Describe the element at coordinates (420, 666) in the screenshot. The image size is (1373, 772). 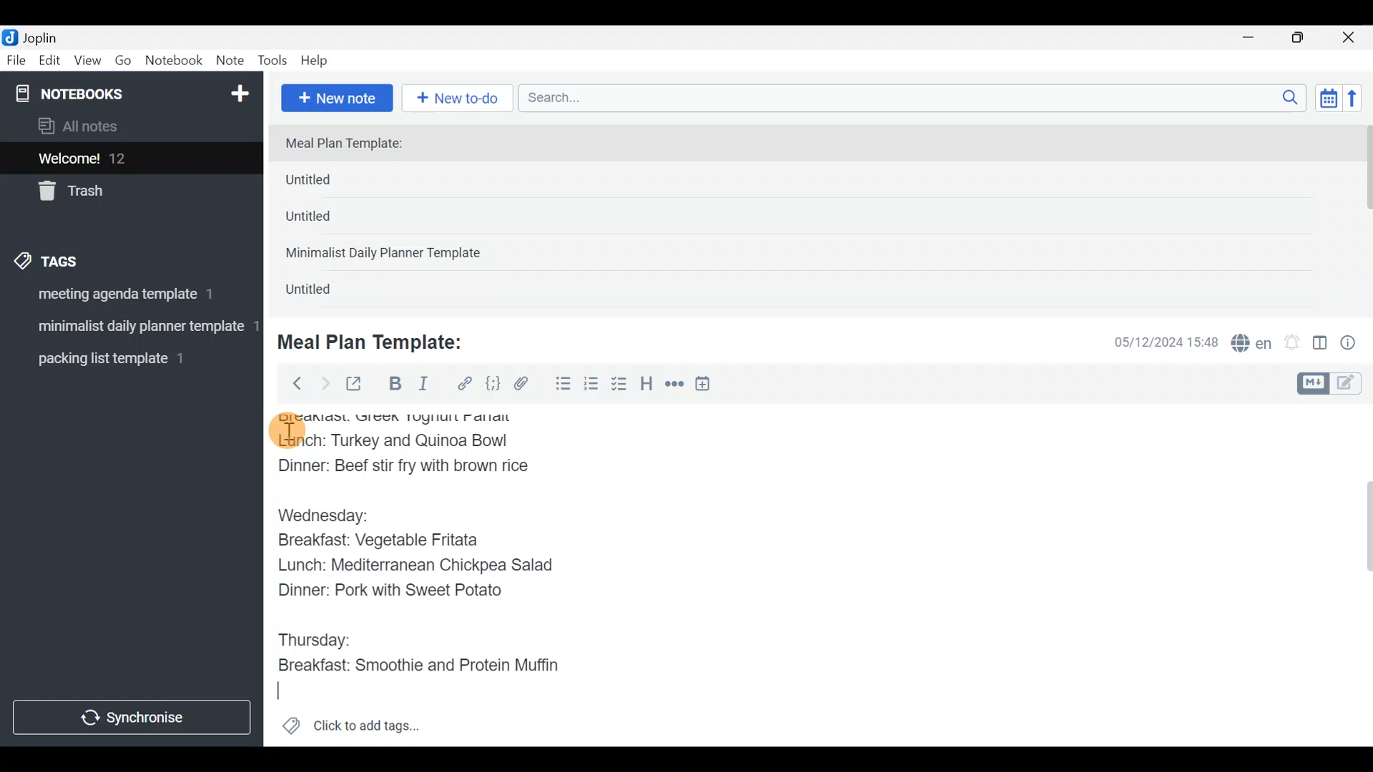
I see `Breakfast: Smoothie and Protein Muffin` at that location.